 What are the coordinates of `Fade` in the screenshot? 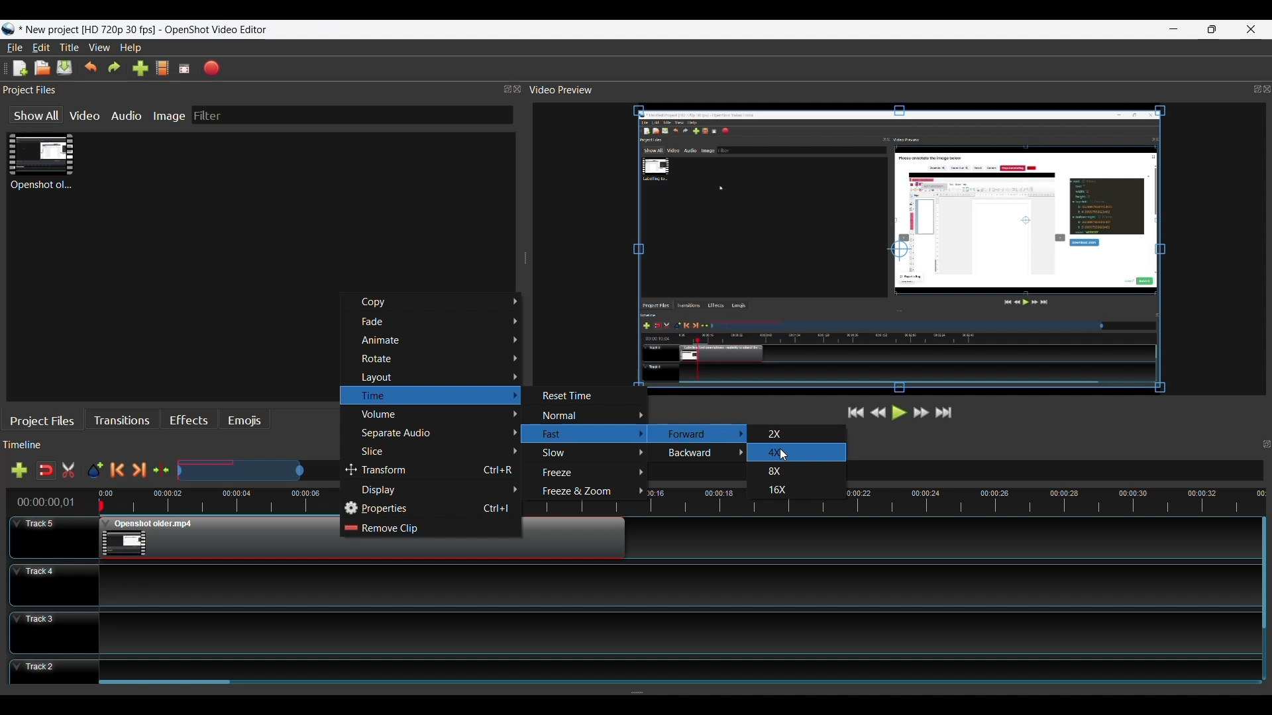 It's located at (440, 322).